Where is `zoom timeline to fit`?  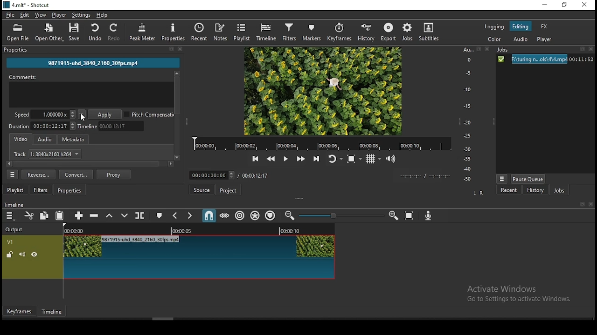
zoom timeline to fit is located at coordinates (409, 215).